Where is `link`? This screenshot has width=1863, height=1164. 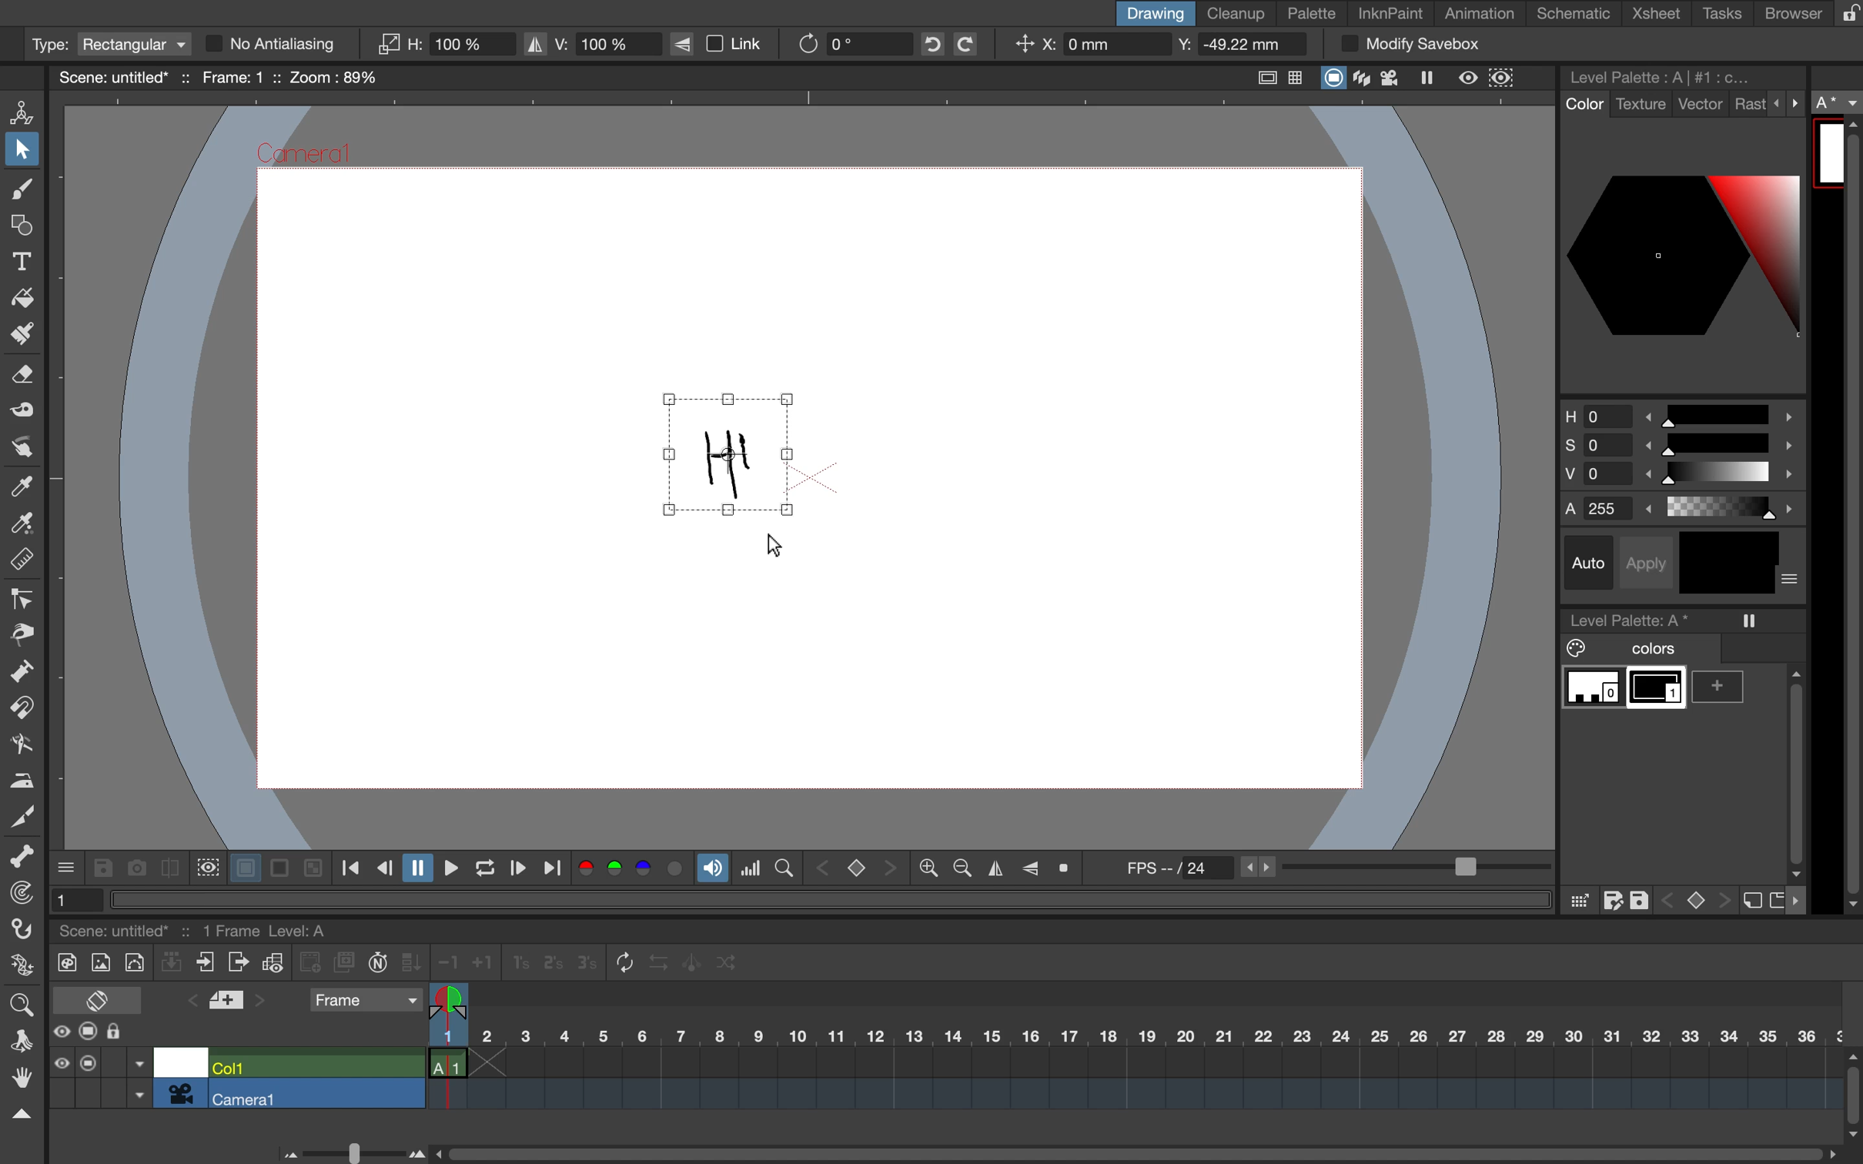 link is located at coordinates (726, 45).